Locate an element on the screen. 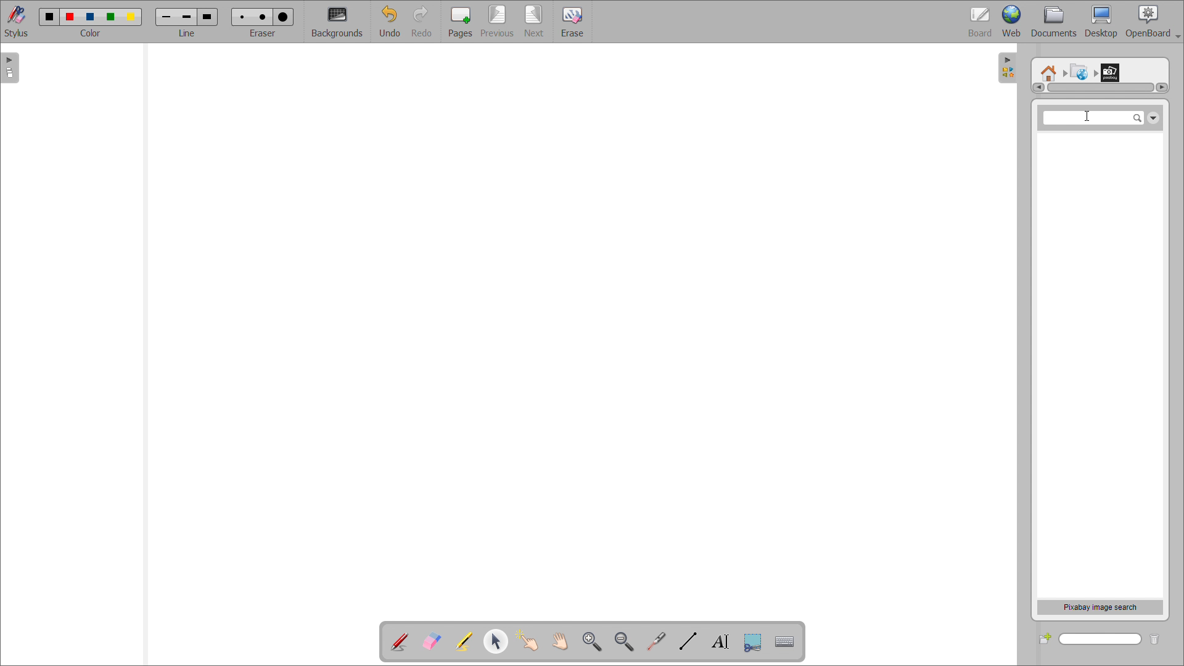 This screenshot has height=666, width=1184. write text is located at coordinates (720, 641).